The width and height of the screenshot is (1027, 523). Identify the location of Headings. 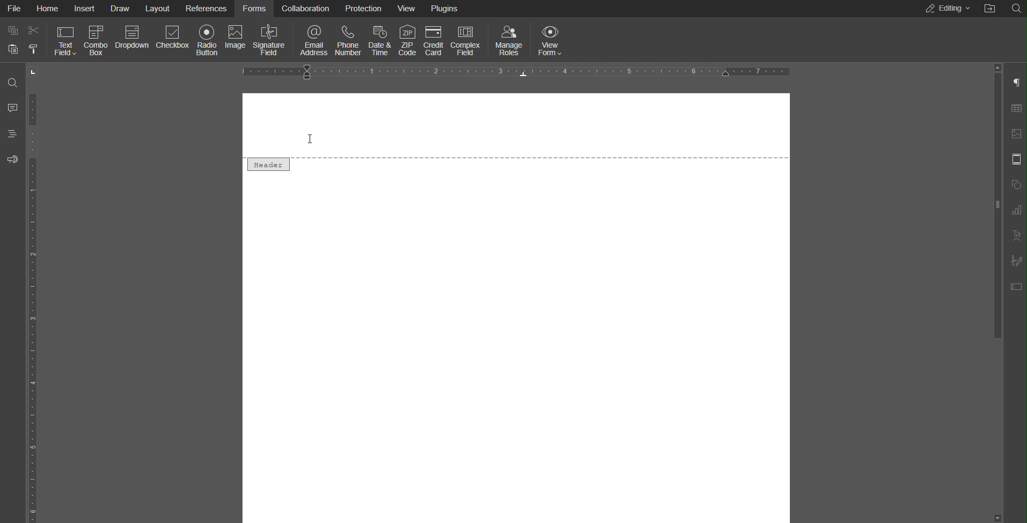
(12, 134).